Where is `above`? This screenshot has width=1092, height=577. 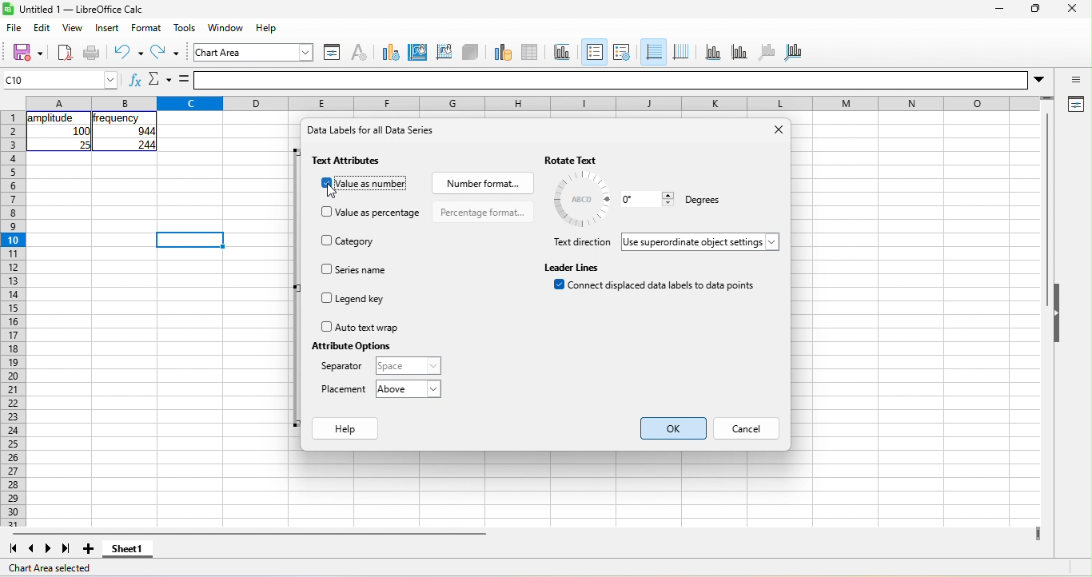 above is located at coordinates (408, 389).